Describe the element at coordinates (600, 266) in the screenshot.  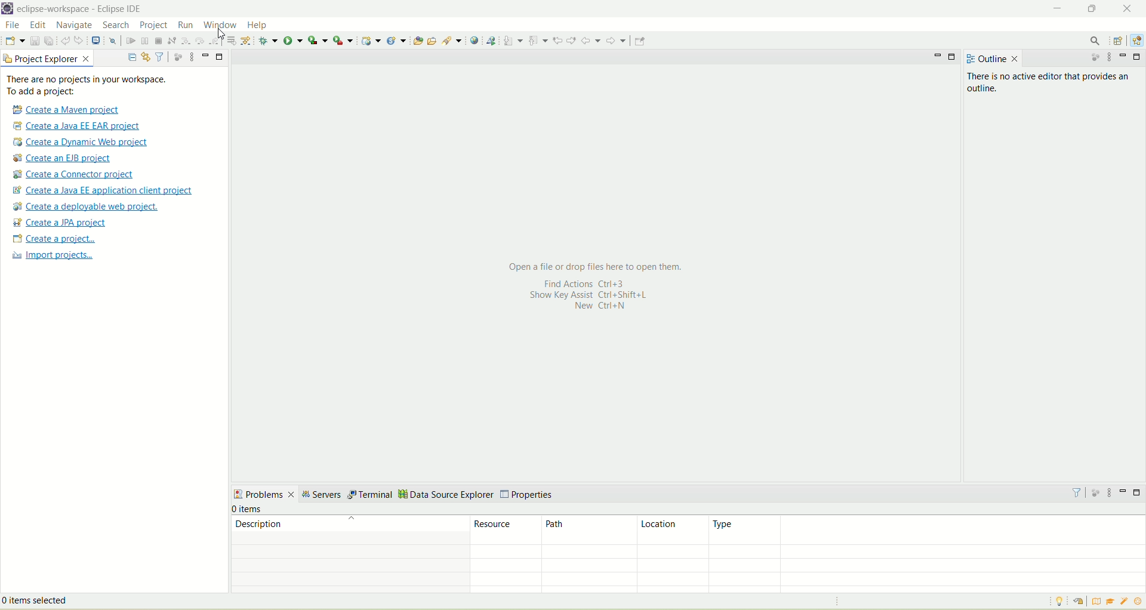
I see `Open a file or drop files here to open them.` at that location.